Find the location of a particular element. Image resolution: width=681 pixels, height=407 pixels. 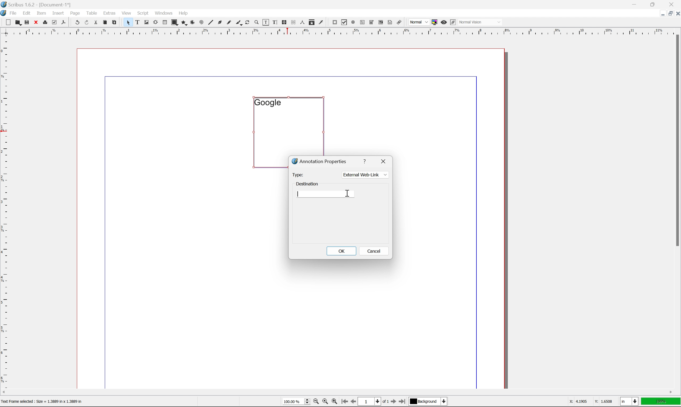

copy is located at coordinates (106, 23).